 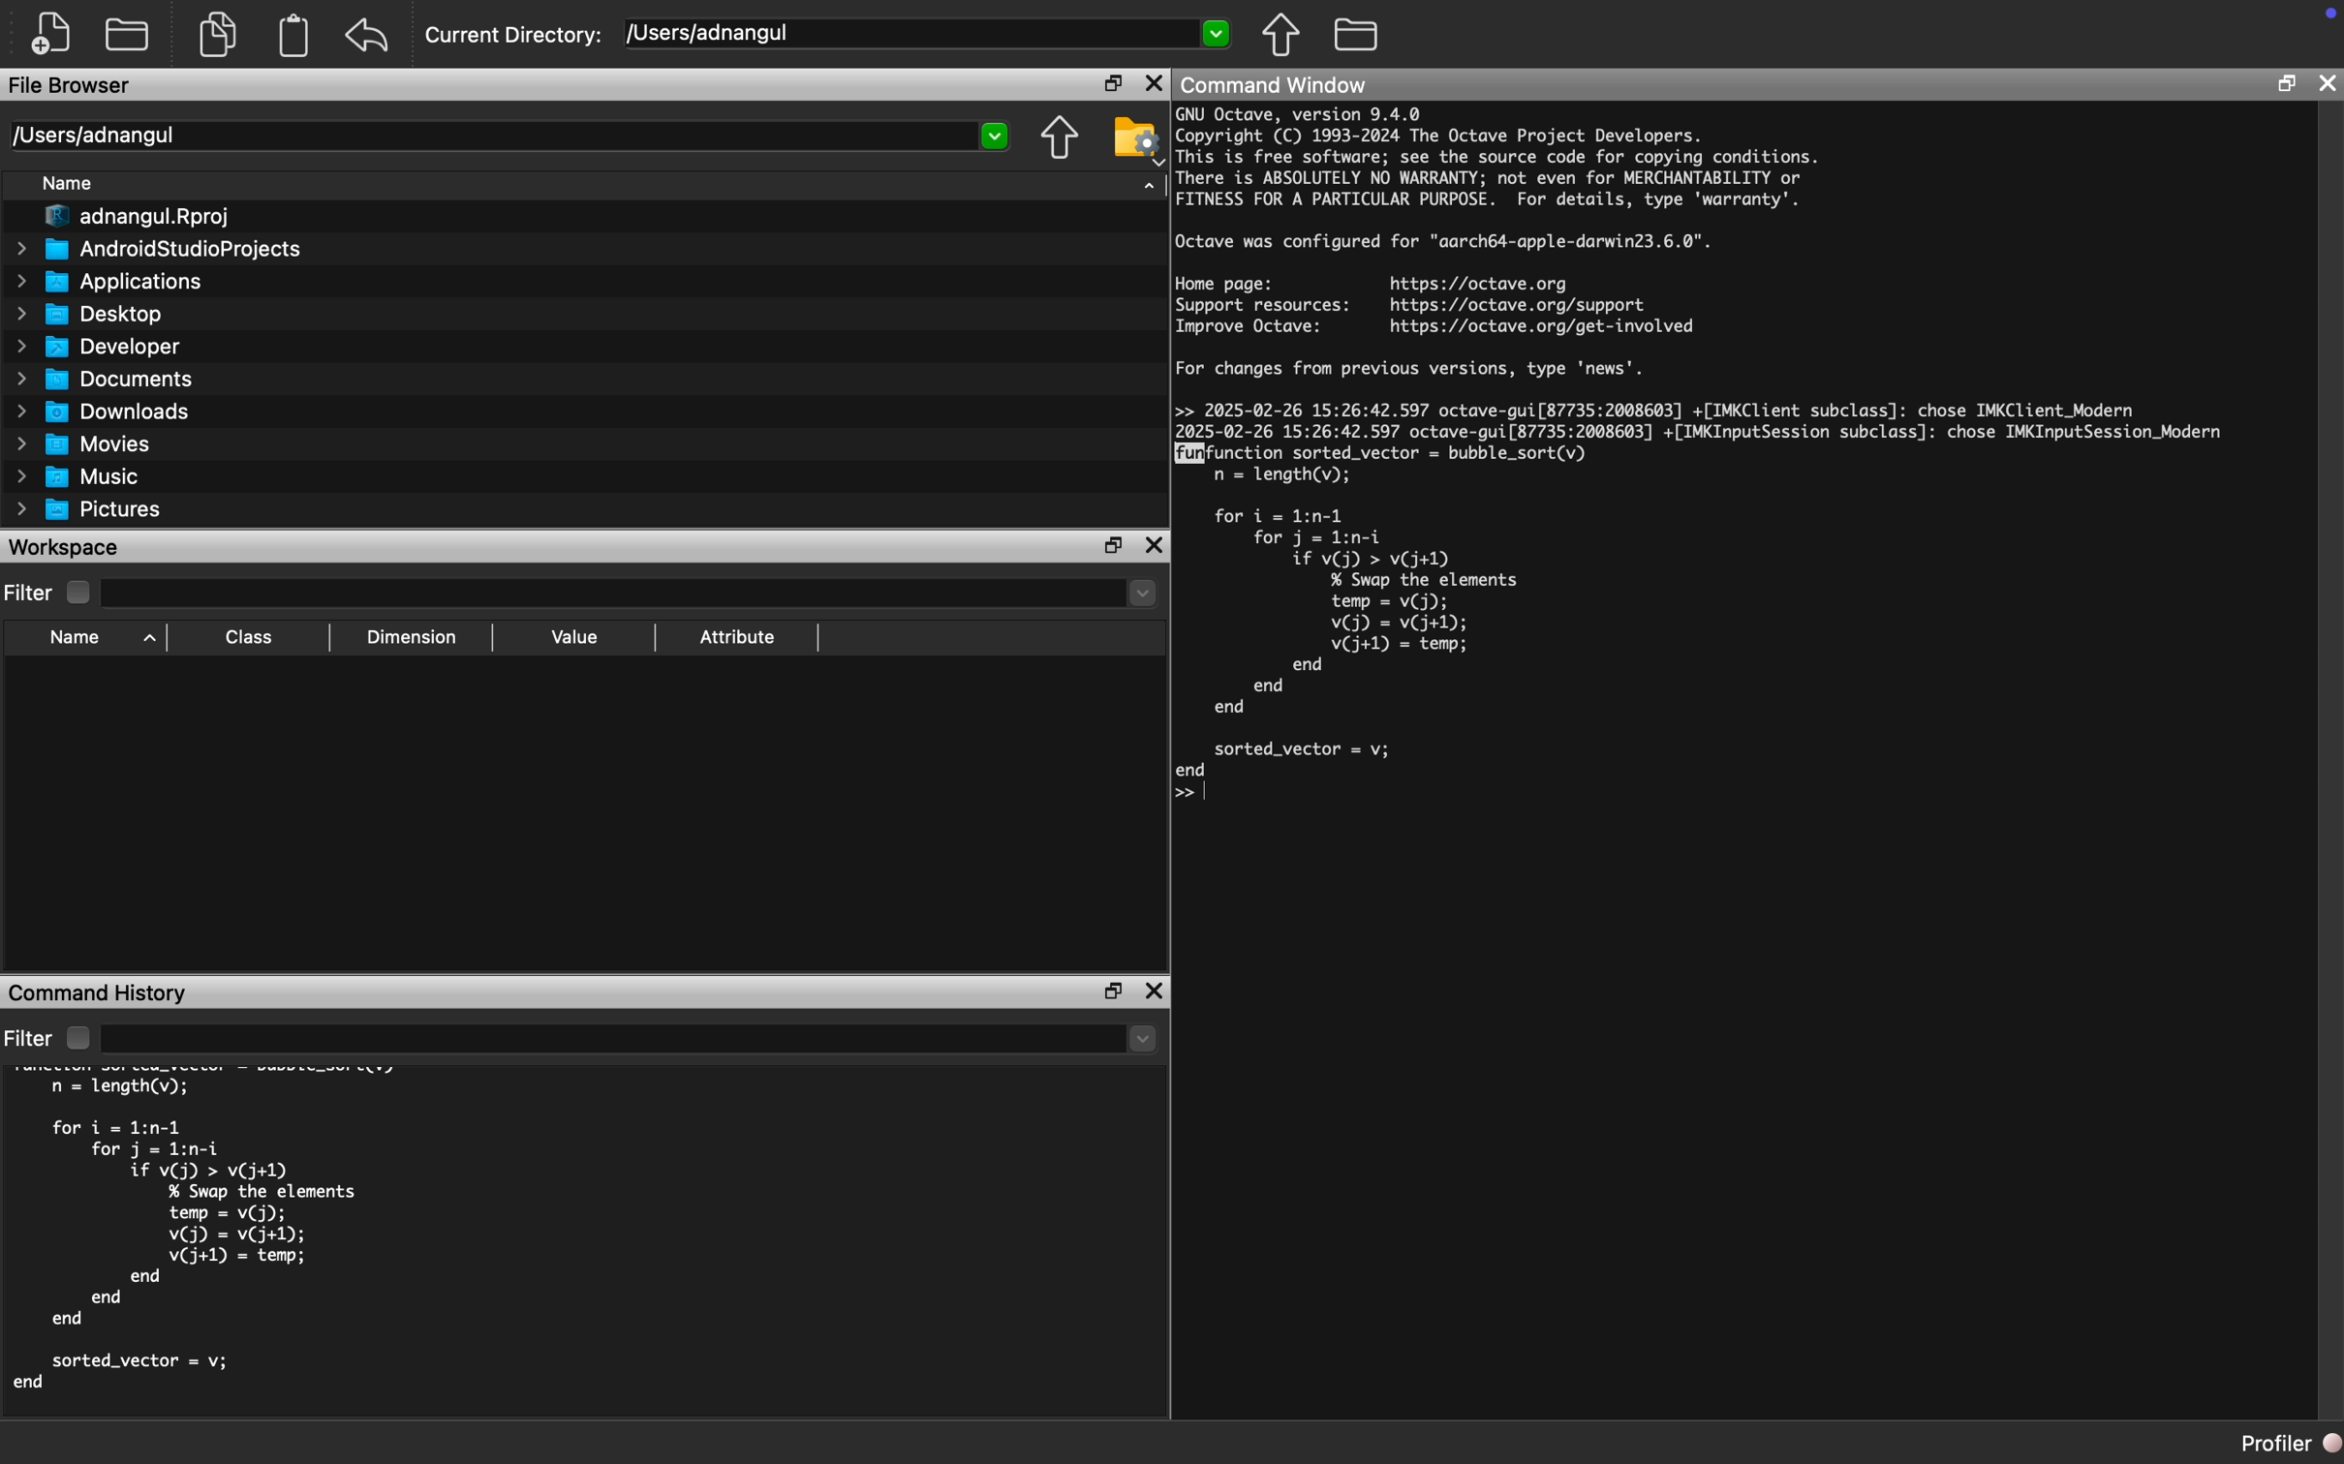 What do you see at coordinates (190, 1237) in the screenshot?
I see `n = length(v);
for i = 1:n-1
for j = 1:n-i
if v(3) > v(G+1)
% Swap the elements
temp = v(3);
v(3) = v(j+1);
v(j+1) = temp;
end
end
end
sorted_vector = v;
end` at bounding box center [190, 1237].